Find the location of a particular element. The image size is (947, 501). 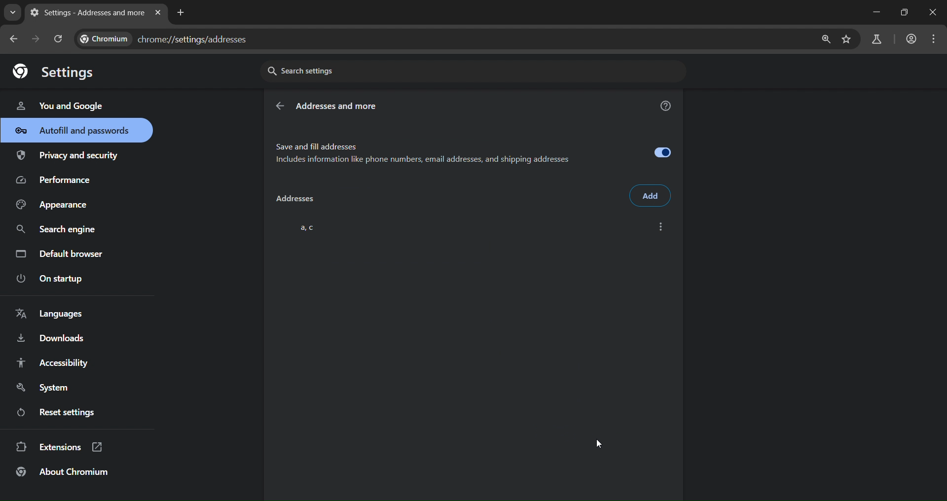

downloads is located at coordinates (50, 340).